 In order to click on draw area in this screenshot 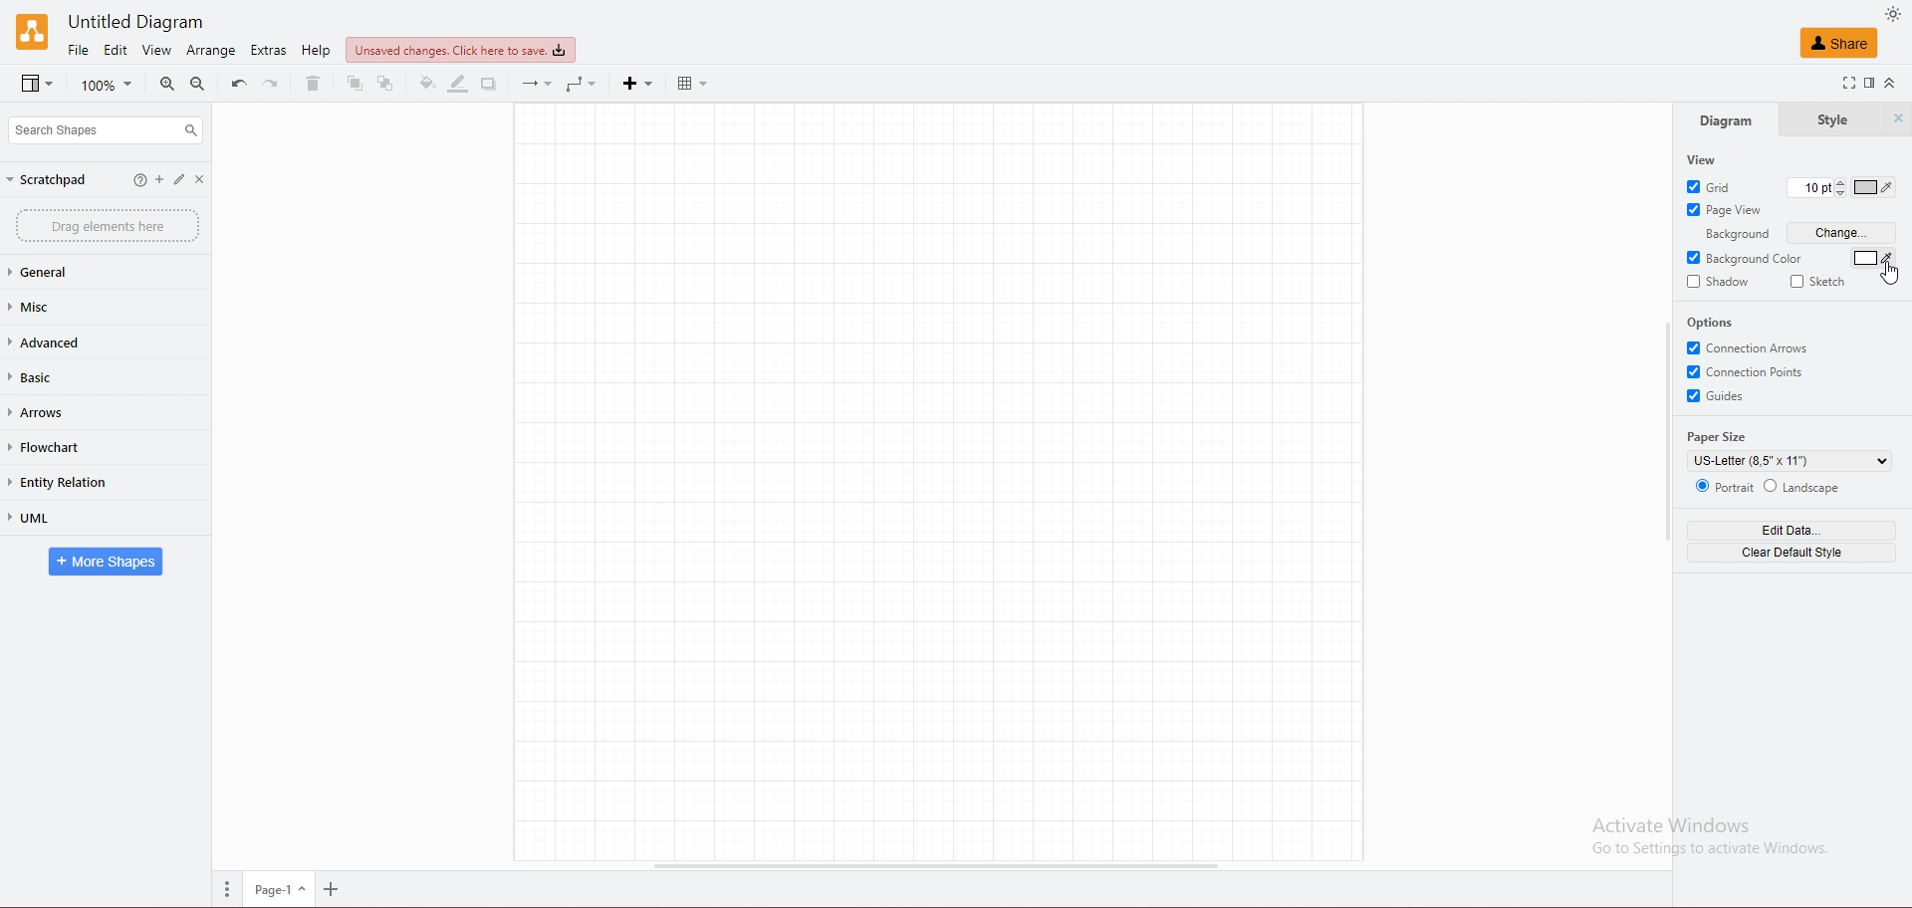, I will do `click(939, 481)`.